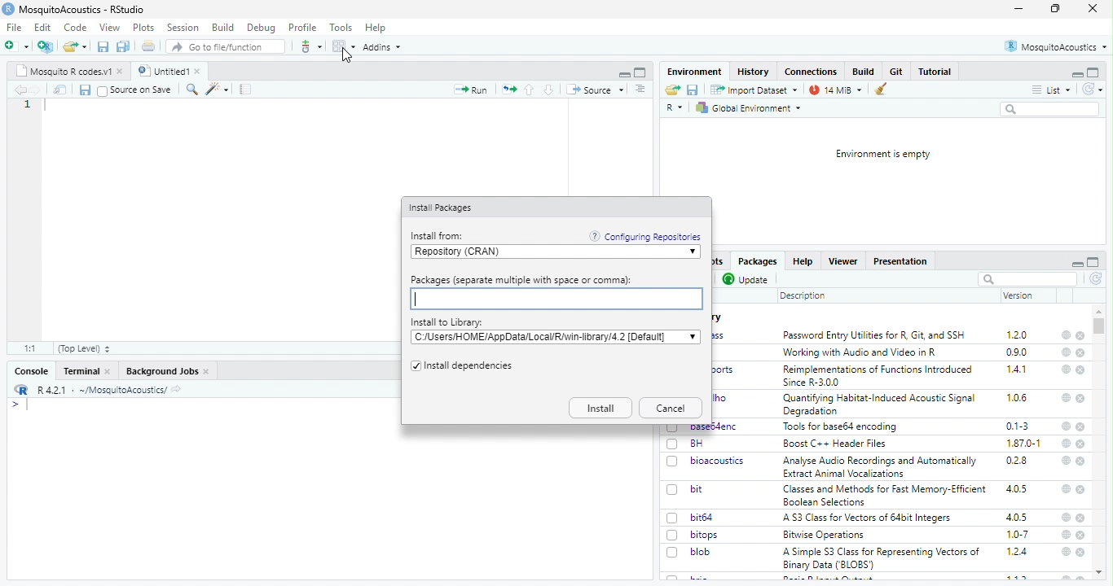 The height and width of the screenshot is (586, 1113). I want to click on update, so click(747, 280).